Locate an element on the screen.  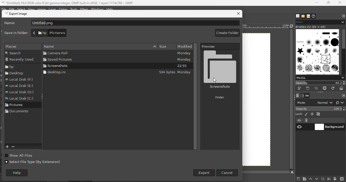
Horizontal scroll bar is located at coordinates (344, 52).